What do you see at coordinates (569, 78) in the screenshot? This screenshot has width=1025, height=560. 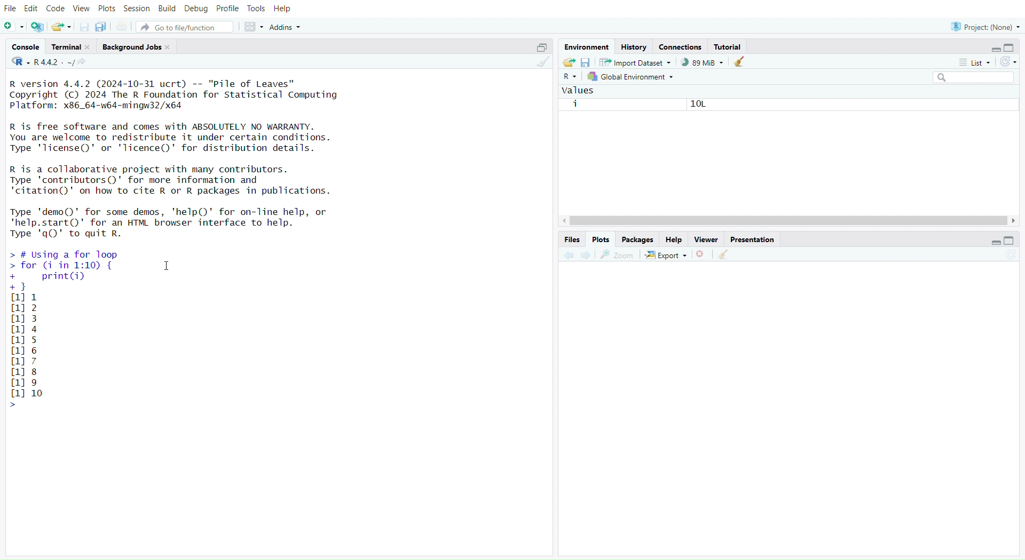 I see `R` at bounding box center [569, 78].